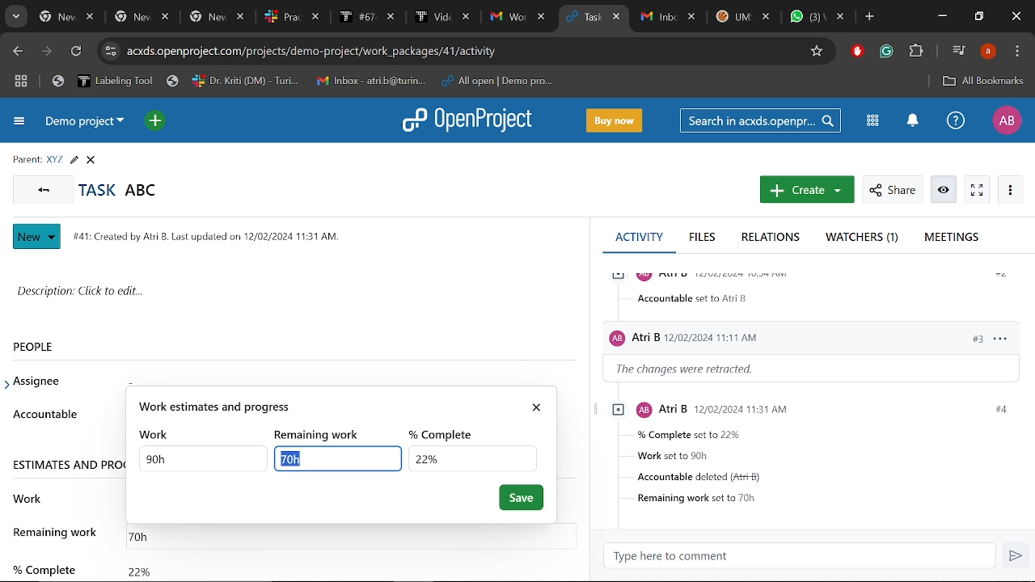 This screenshot has height=582, width=1035. What do you see at coordinates (462, 50) in the screenshot?
I see `CIte address` at bounding box center [462, 50].